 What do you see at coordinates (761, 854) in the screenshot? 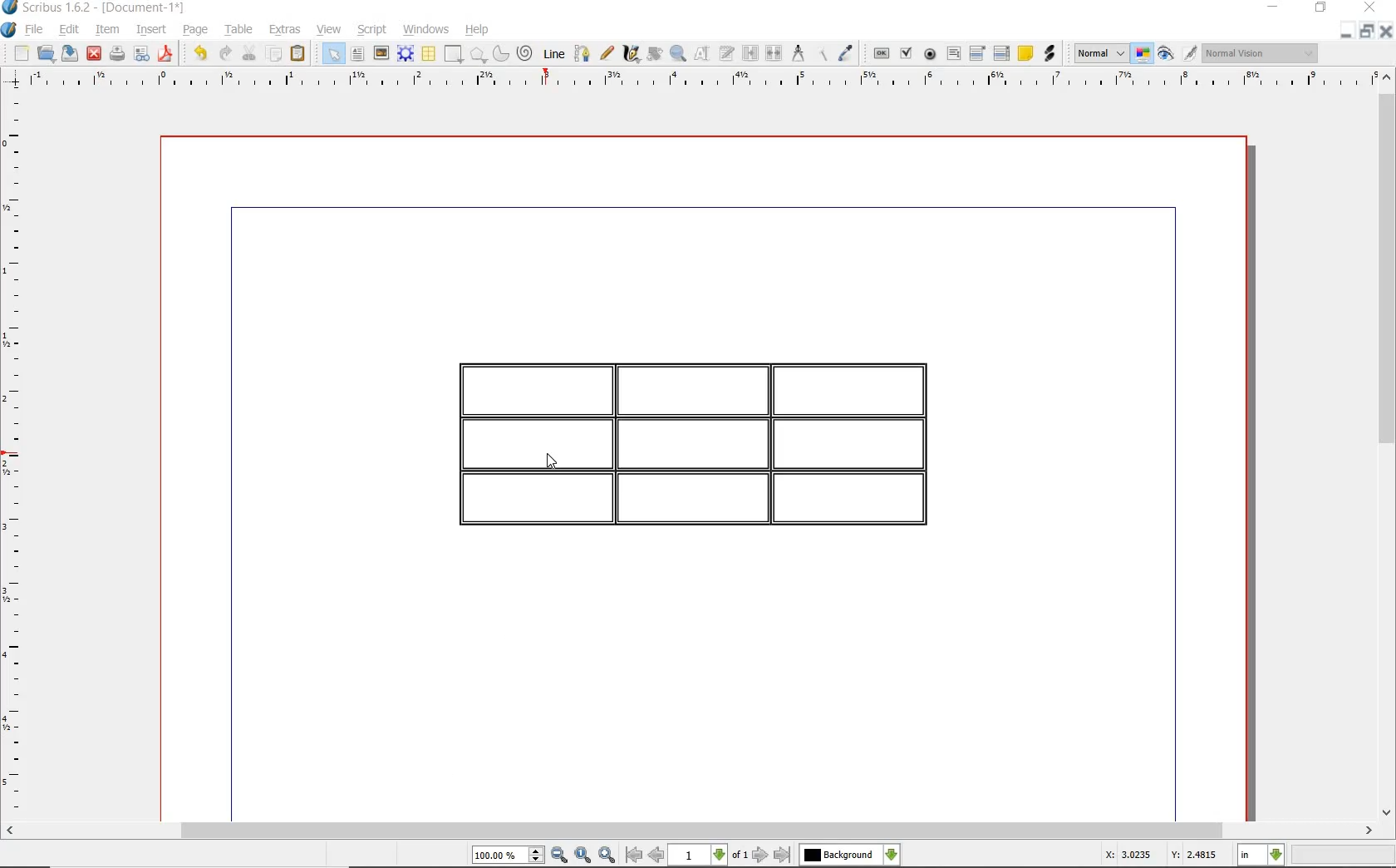
I see `go to next page` at bounding box center [761, 854].